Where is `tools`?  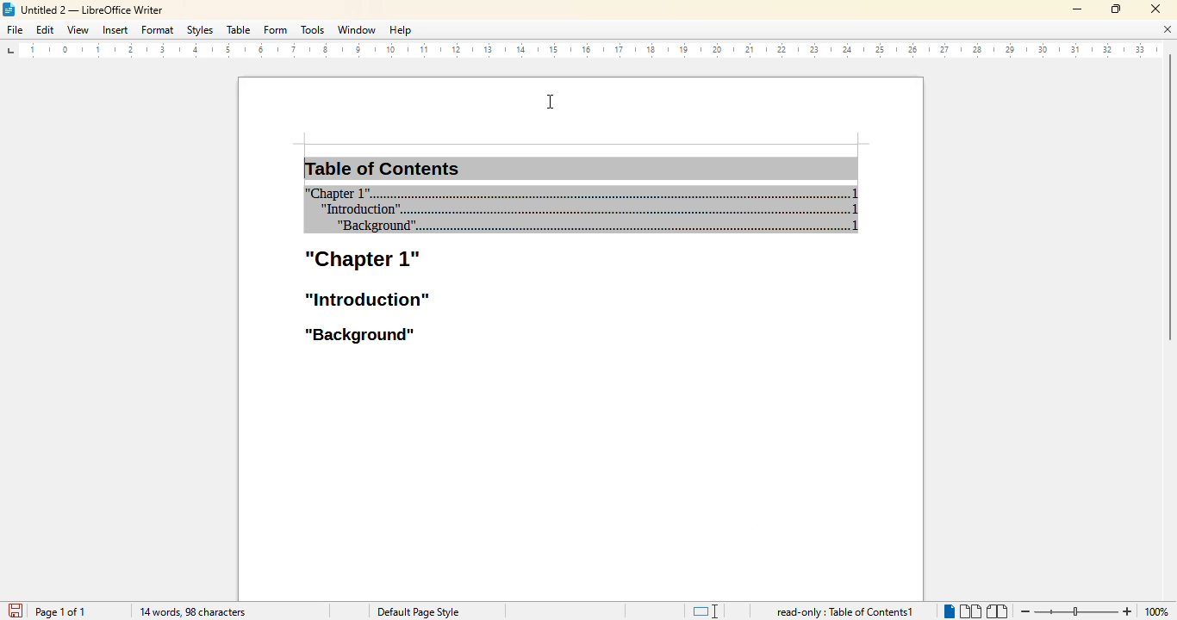
tools is located at coordinates (312, 29).